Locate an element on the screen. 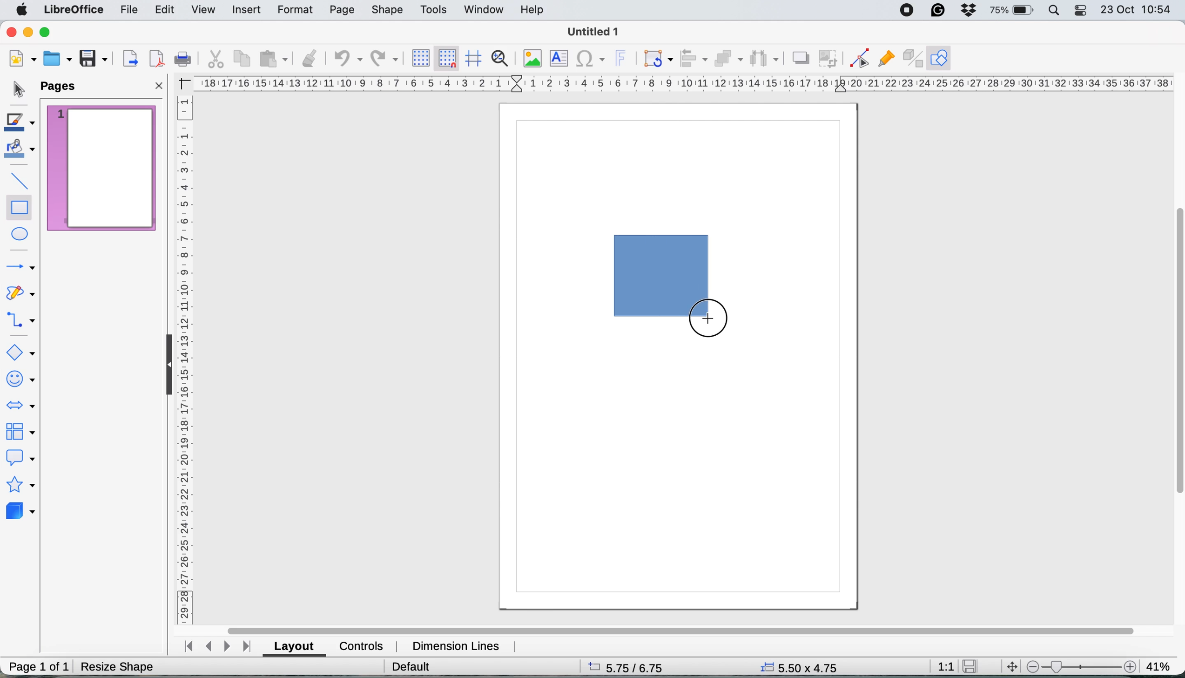 Image resolution: width=1185 pixels, height=678 pixels. 5.75/6.75 is located at coordinates (633, 667).